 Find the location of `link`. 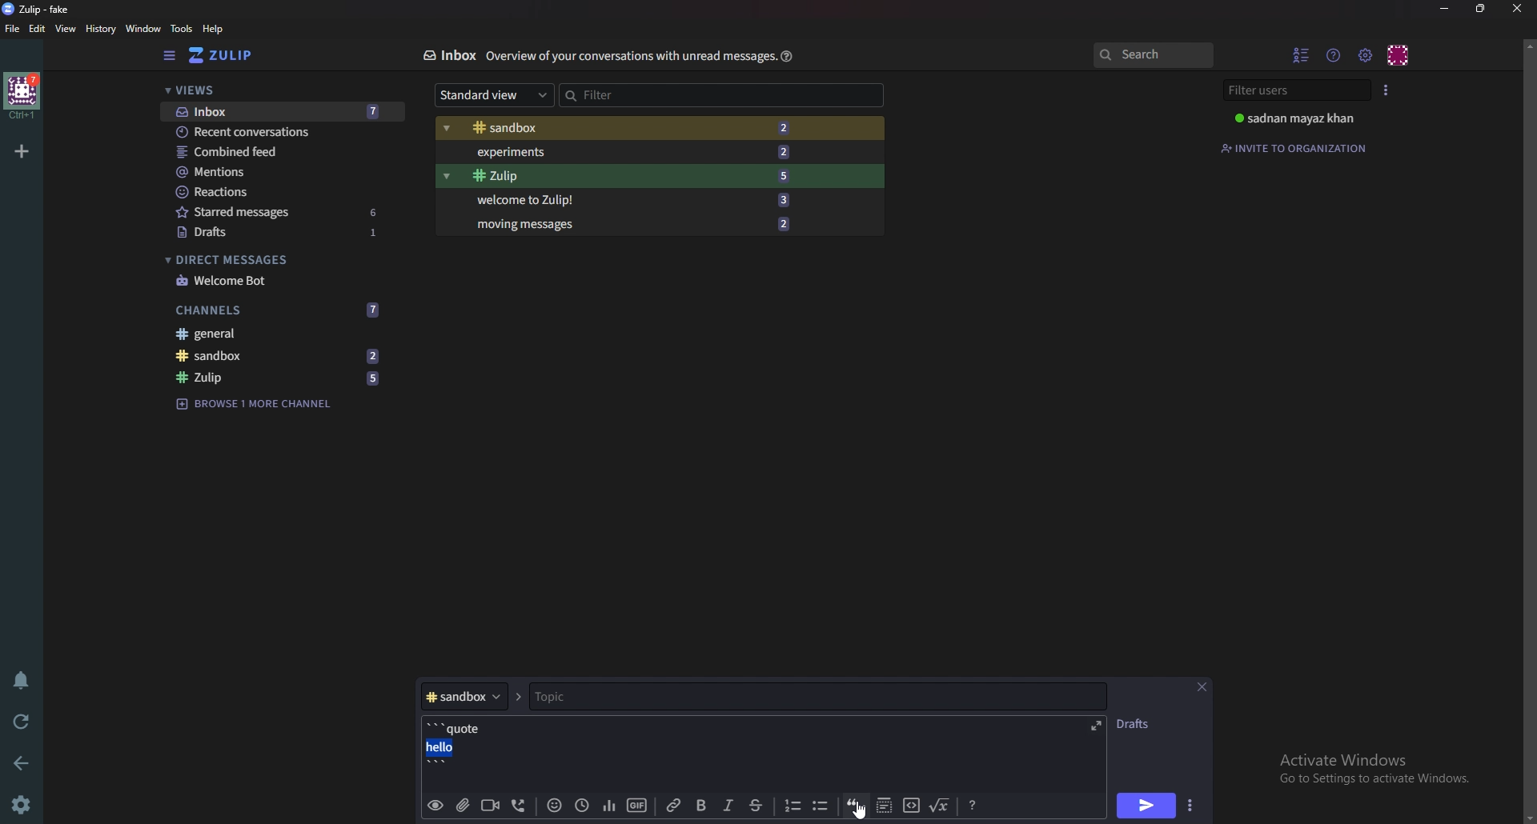

link is located at coordinates (674, 806).